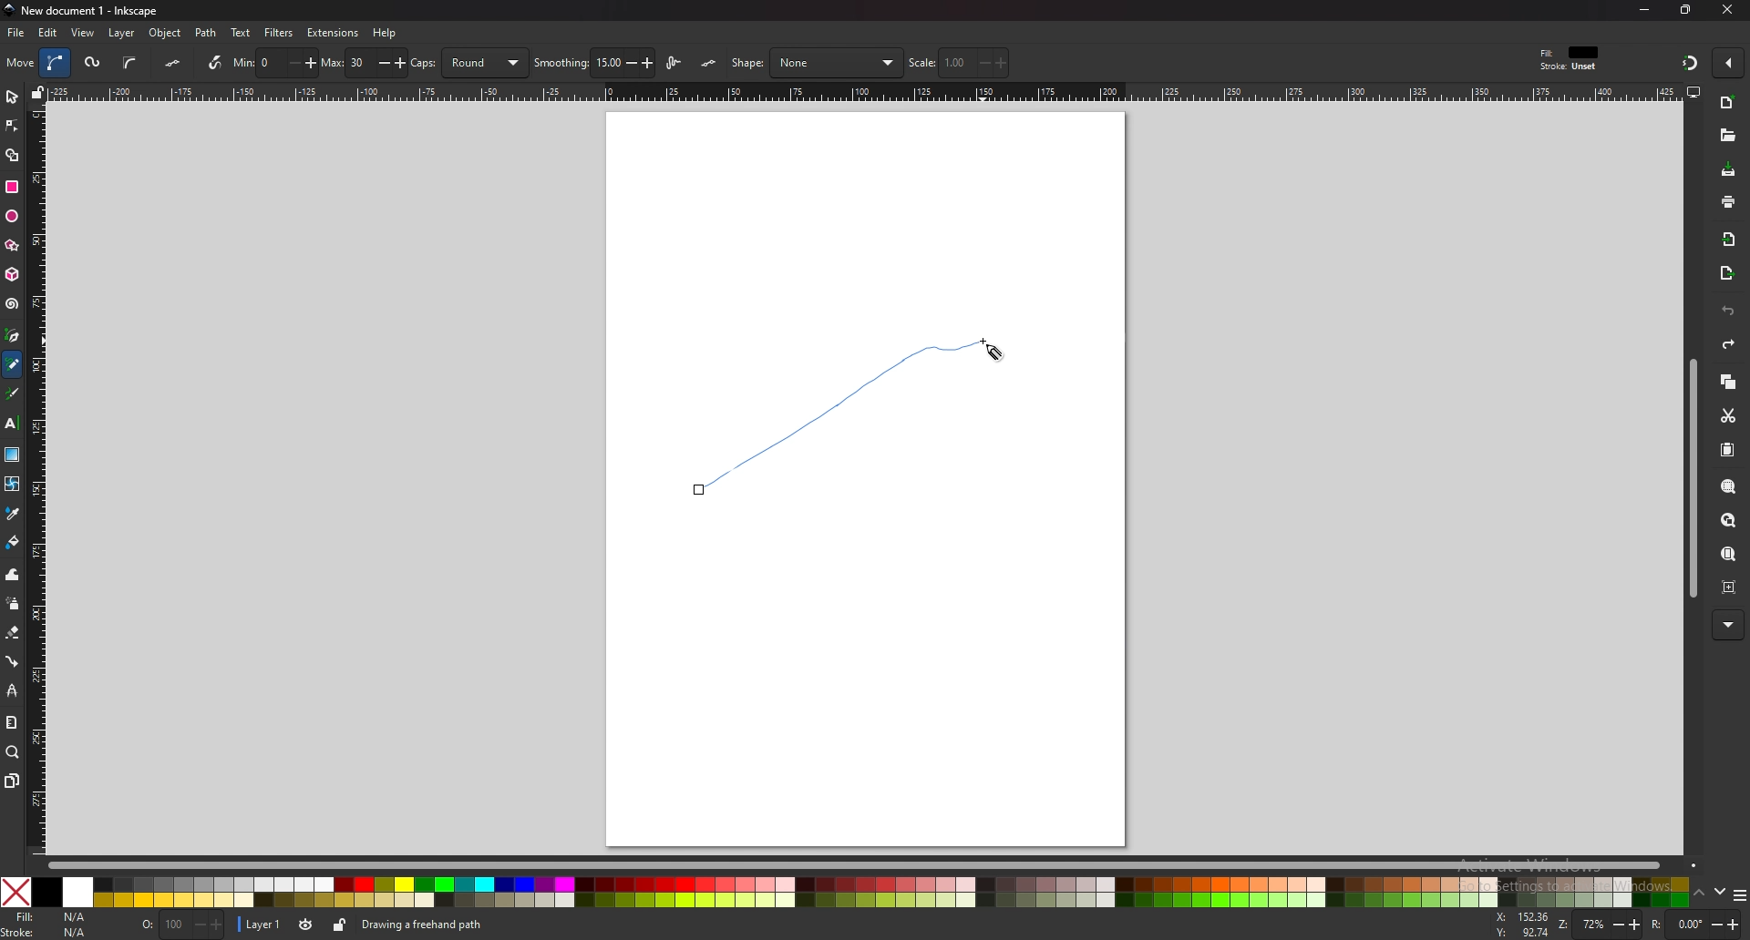 This screenshot has height=940, width=1750. Describe the element at coordinates (12, 574) in the screenshot. I see `tweak` at that location.